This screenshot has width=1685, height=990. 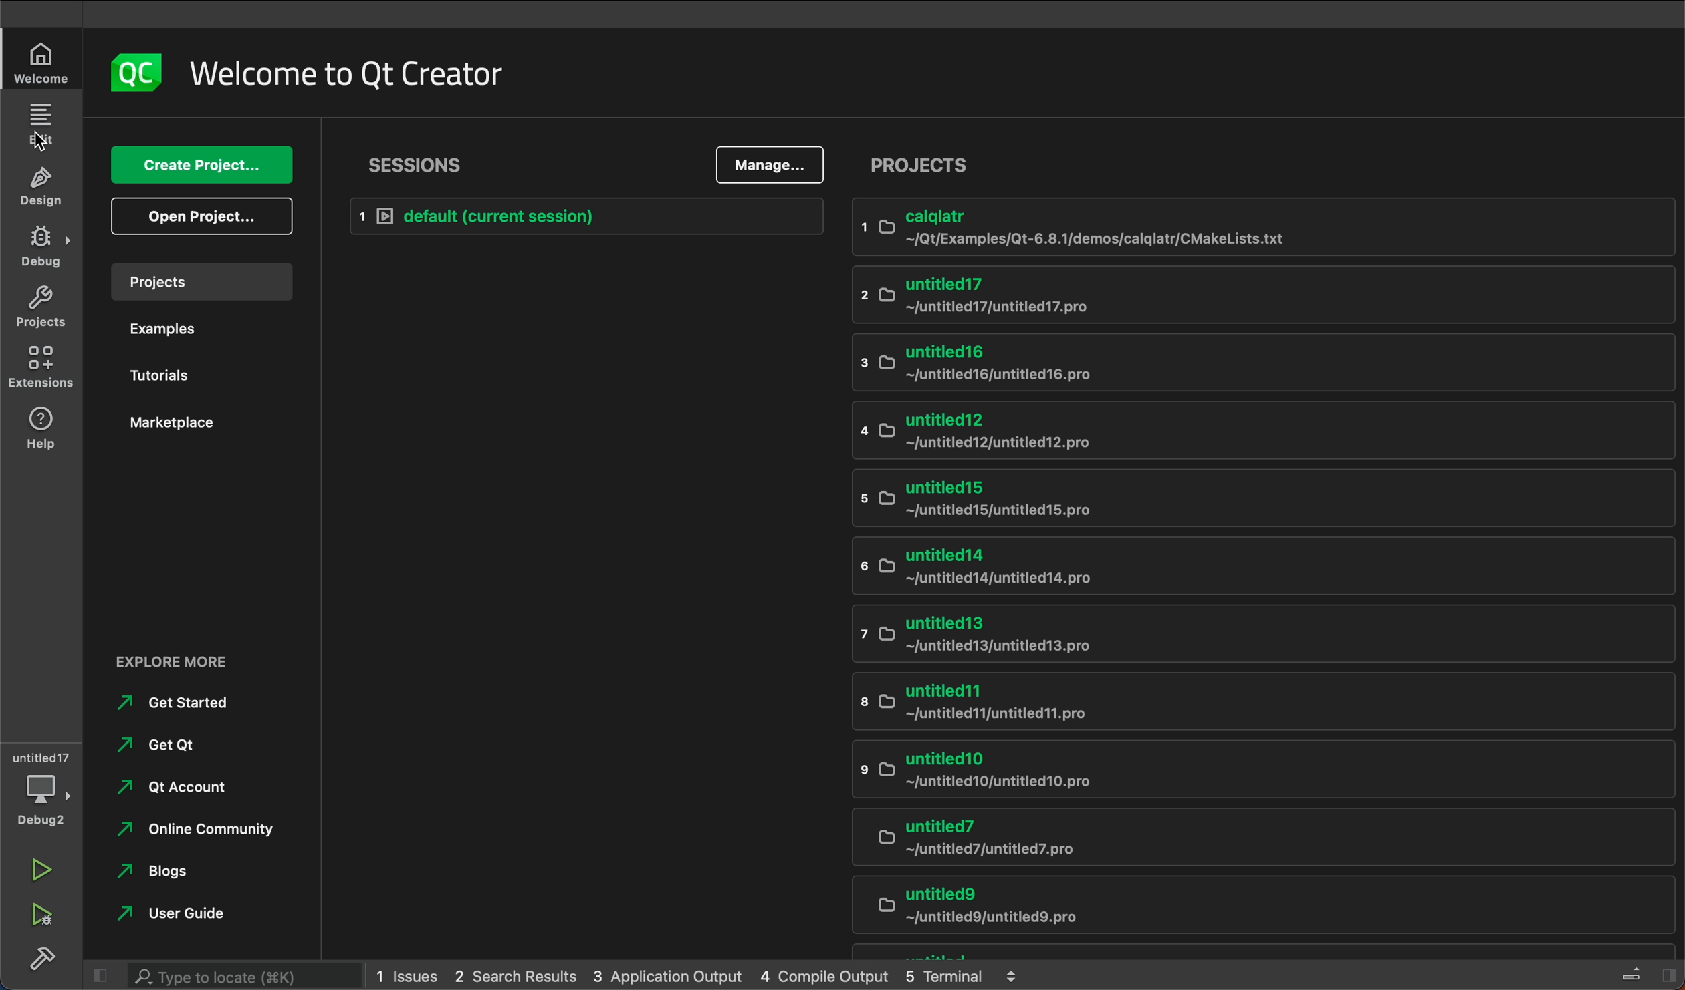 I want to click on logo, so click(x=138, y=71).